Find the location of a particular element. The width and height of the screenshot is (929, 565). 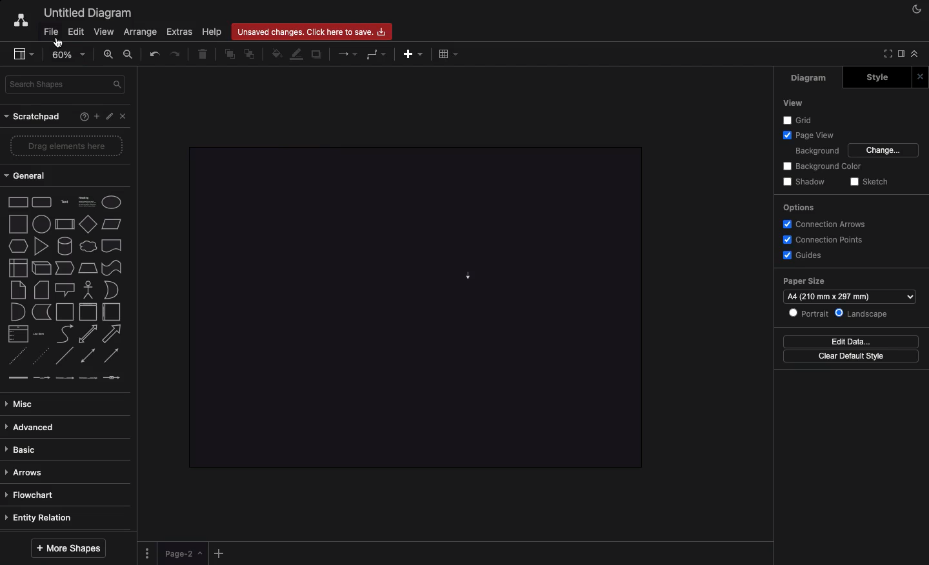

Portrait is located at coordinates (808, 313).